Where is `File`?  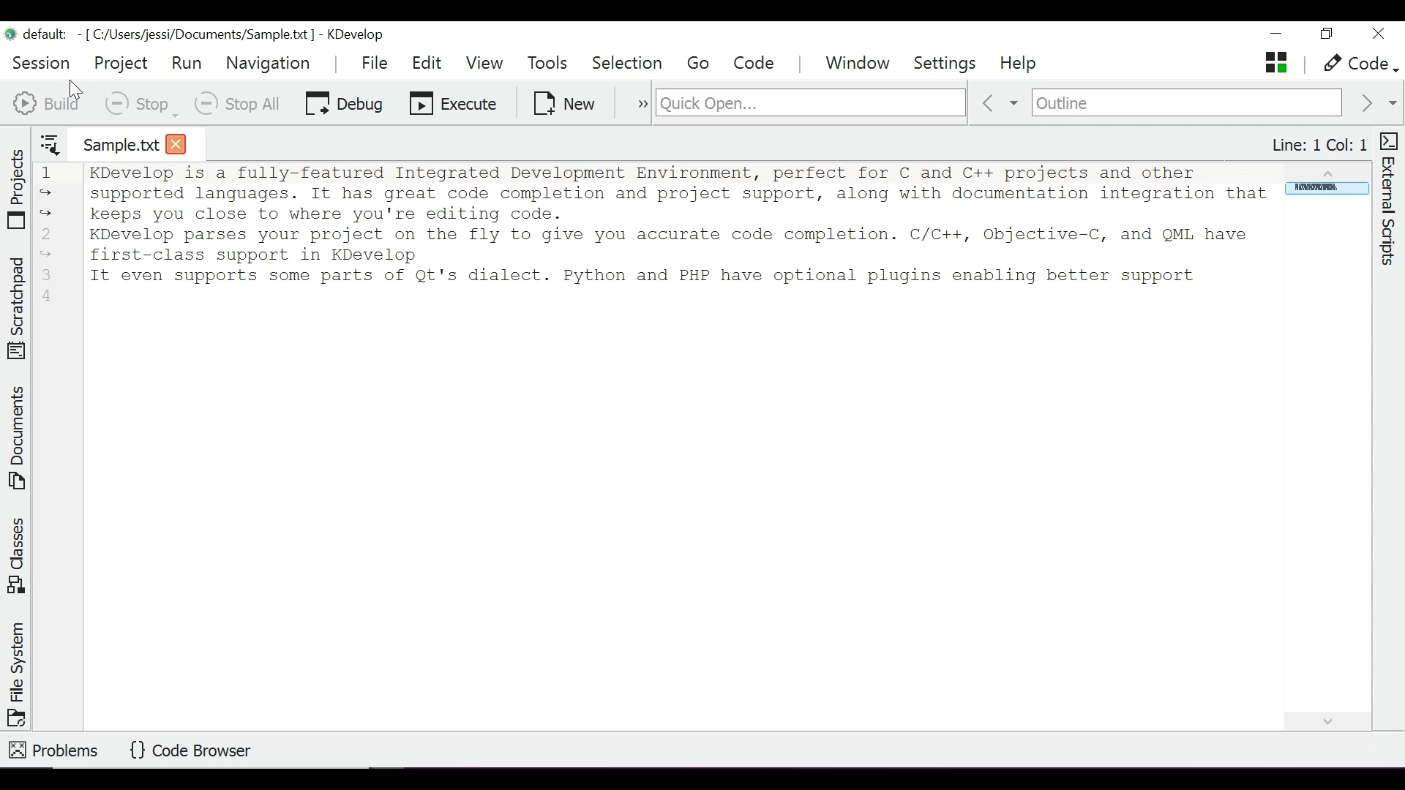
File is located at coordinates (377, 64).